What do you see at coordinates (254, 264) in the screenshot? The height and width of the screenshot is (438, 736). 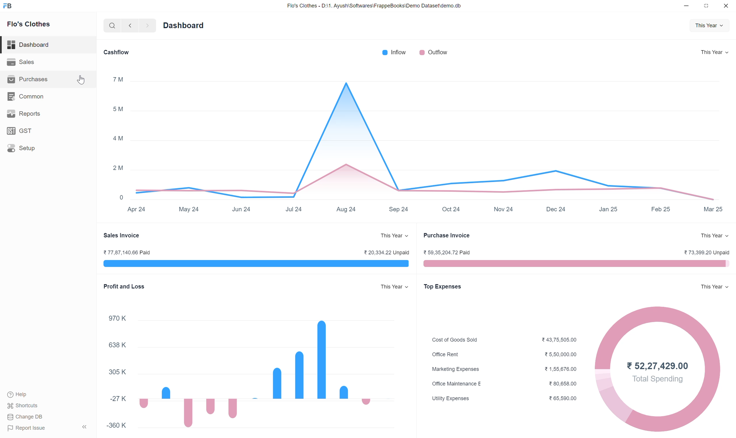 I see `blue line` at bounding box center [254, 264].